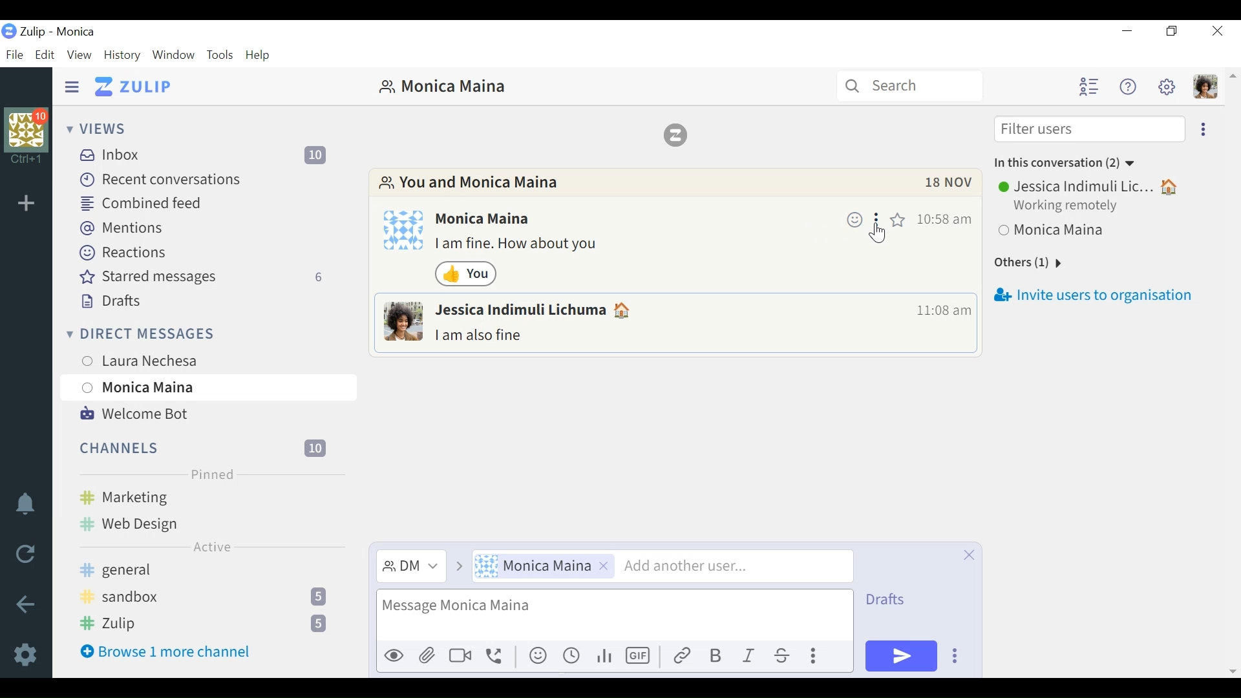 Image resolution: width=1241 pixels, height=698 pixels. What do you see at coordinates (471, 184) in the screenshot?
I see `You and Monica Maina` at bounding box center [471, 184].